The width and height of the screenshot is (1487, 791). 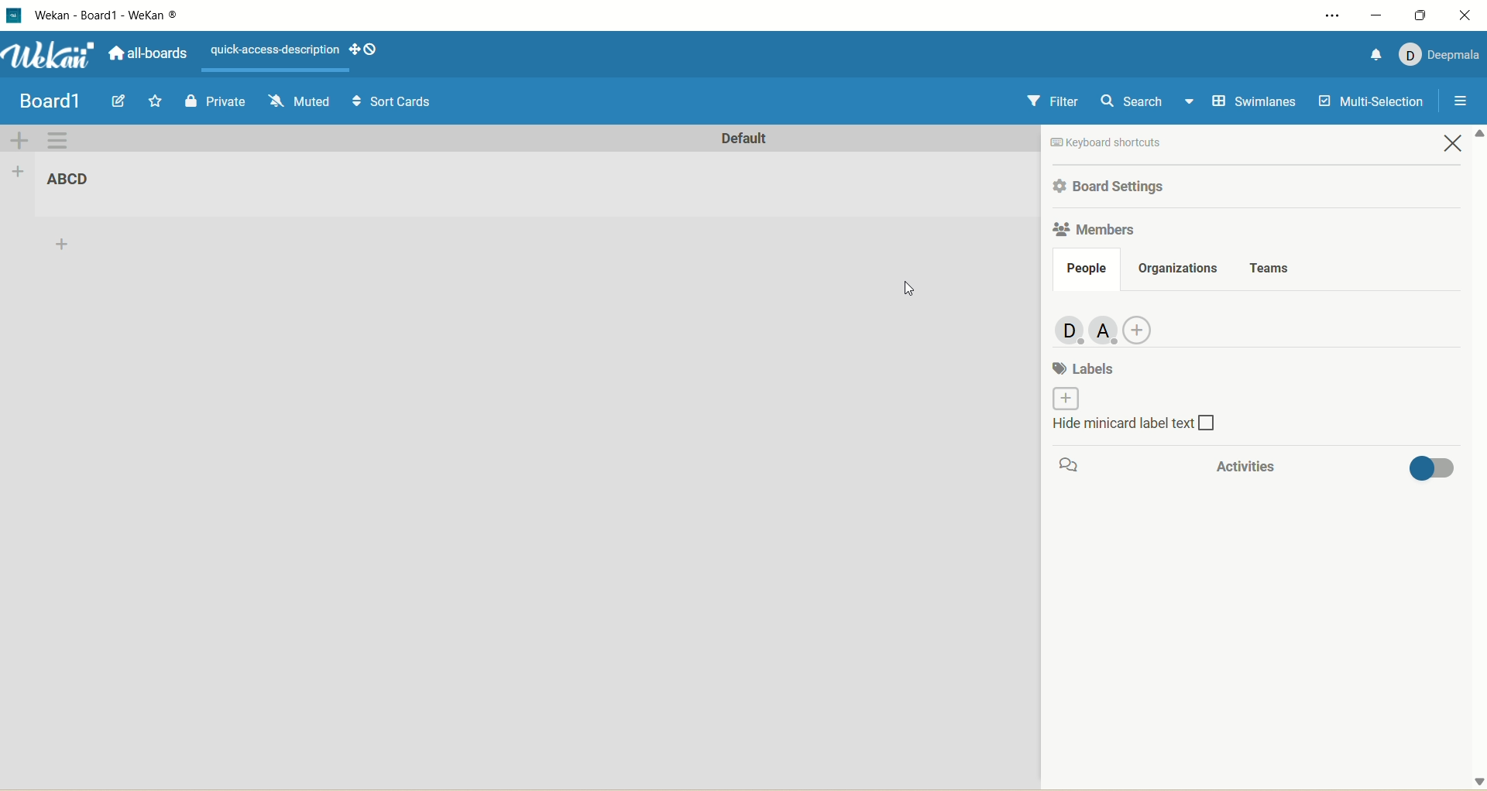 What do you see at coordinates (148, 53) in the screenshot?
I see `all boards` at bounding box center [148, 53].